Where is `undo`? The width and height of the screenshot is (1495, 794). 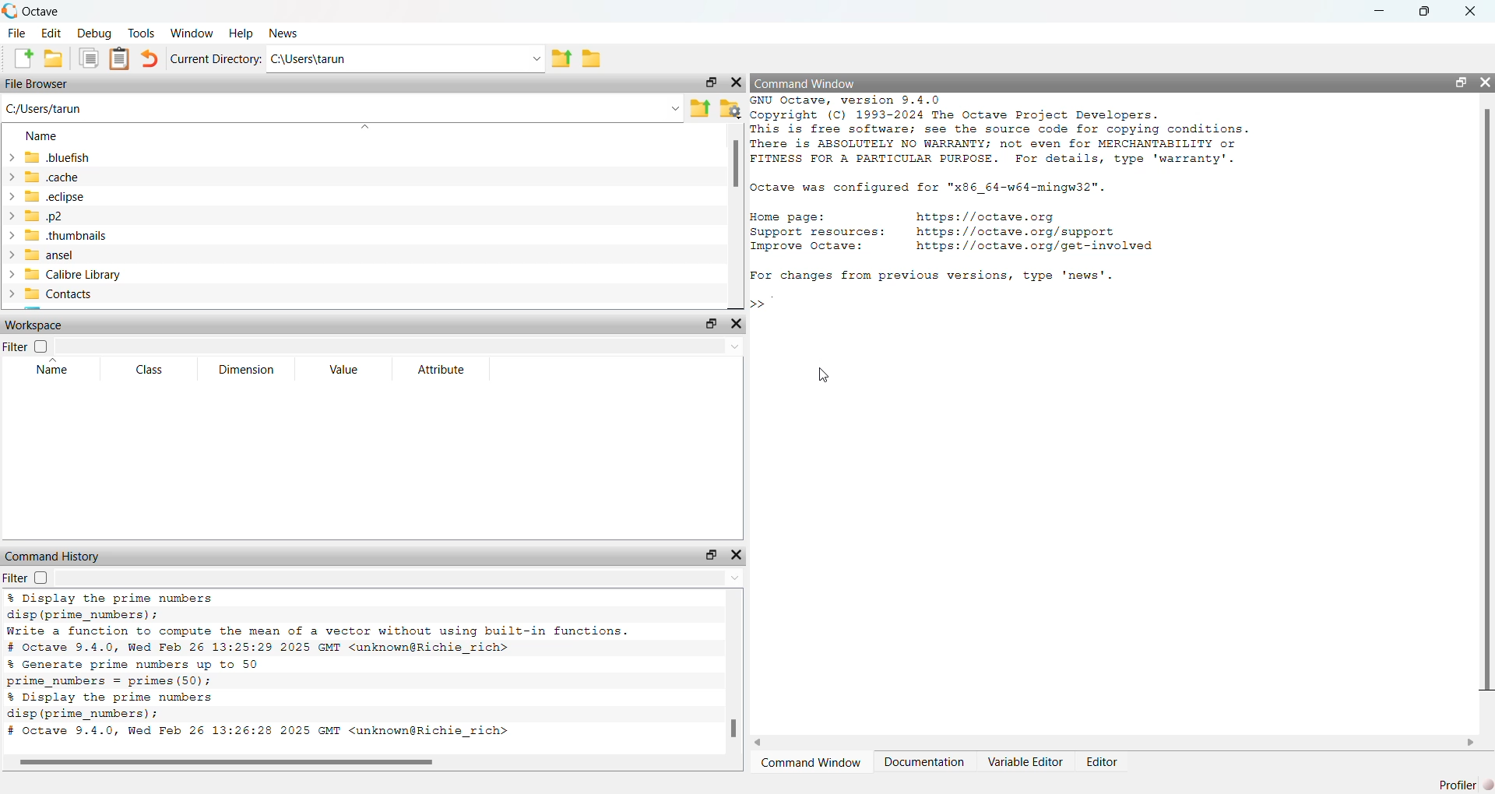
undo is located at coordinates (149, 58).